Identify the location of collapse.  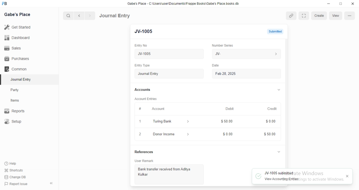
(279, 151).